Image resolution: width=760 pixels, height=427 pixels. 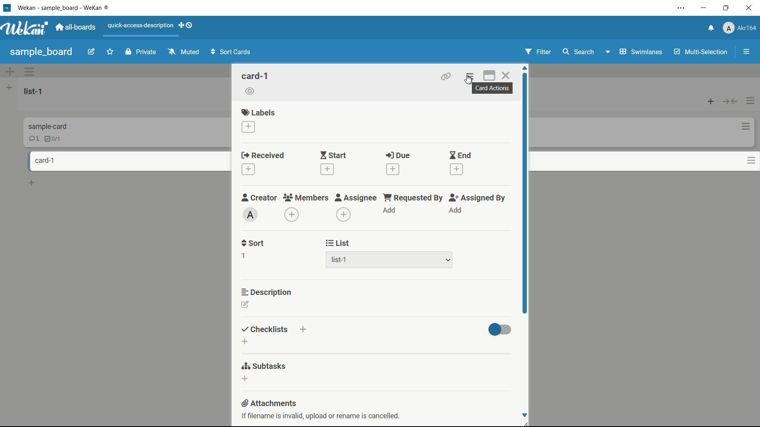 What do you see at coordinates (393, 170) in the screenshot?
I see `add date` at bounding box center [393, 170].